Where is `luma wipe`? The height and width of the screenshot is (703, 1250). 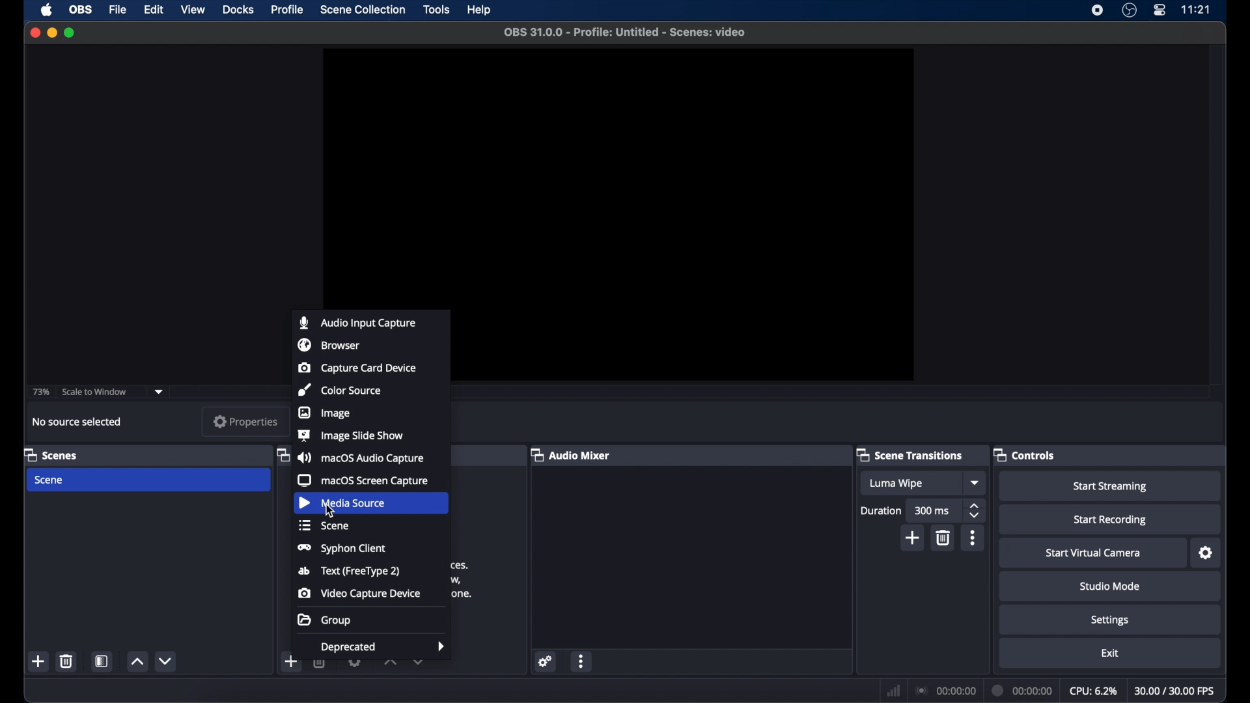
luma wipe is located at coordinates (896, 484).